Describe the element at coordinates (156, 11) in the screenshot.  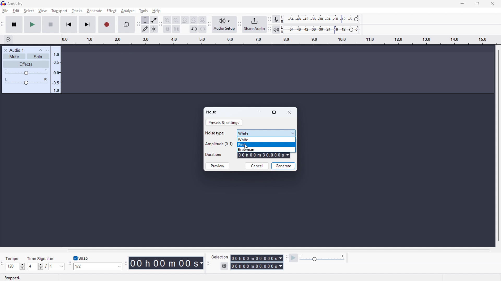
I see `help` at that location.